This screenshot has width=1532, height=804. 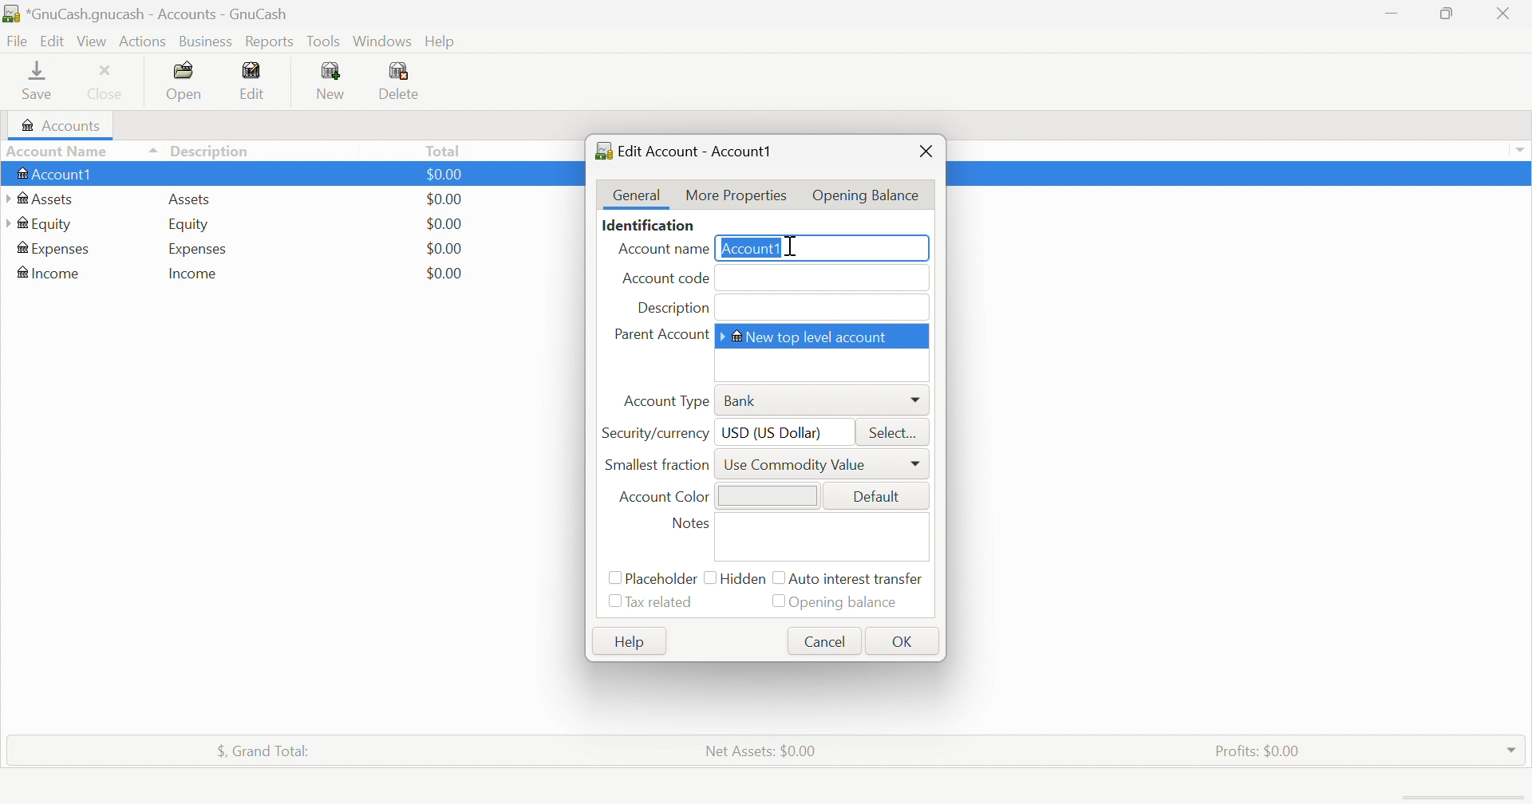 I want to click on Account Type, so click(x=667, y=400).